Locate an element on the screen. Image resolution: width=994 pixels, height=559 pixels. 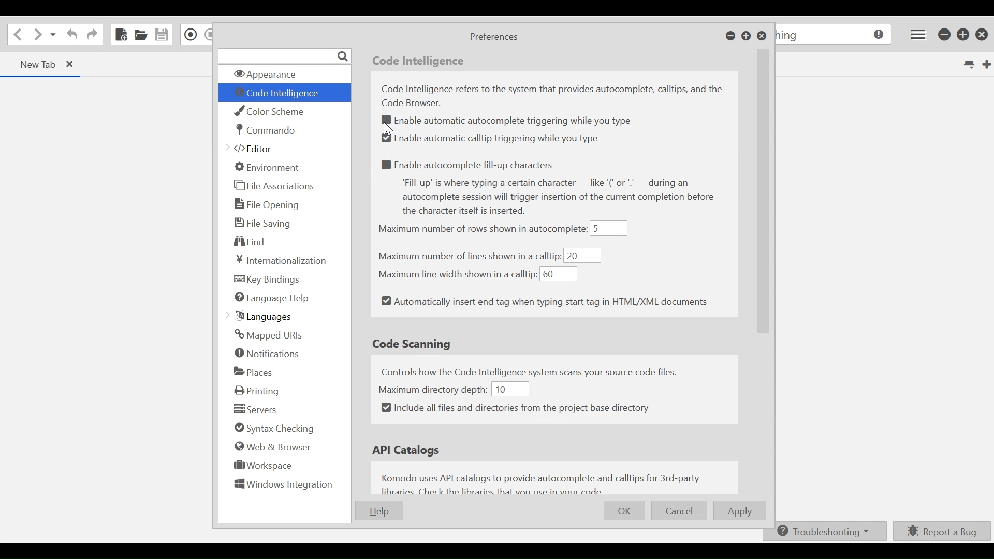
5 is located at coordinates (609, 228).